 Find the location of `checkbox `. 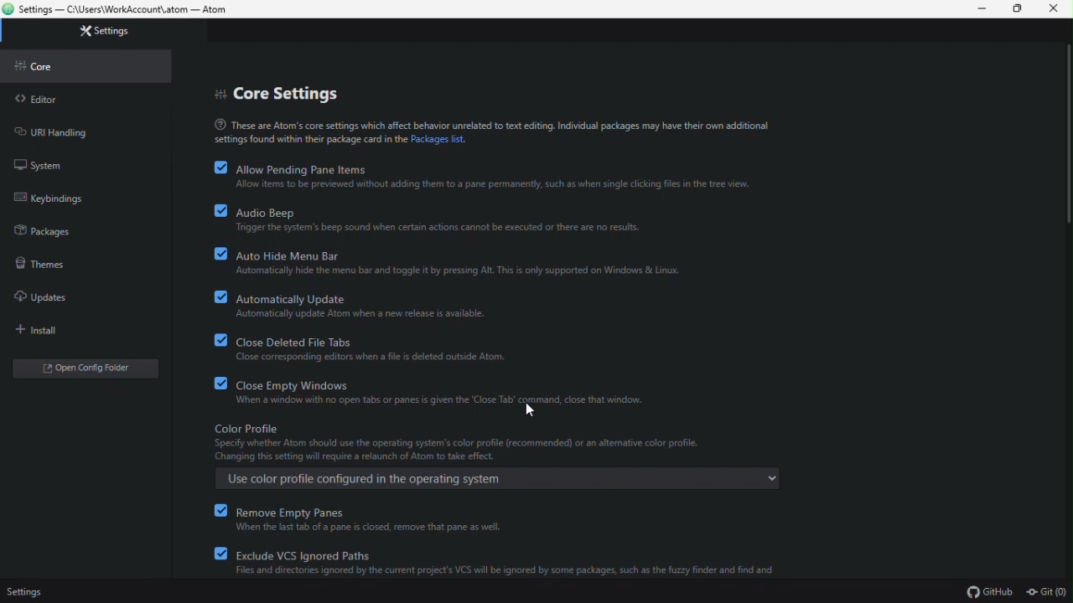

checkbox  is located at coordinates (219, 510).